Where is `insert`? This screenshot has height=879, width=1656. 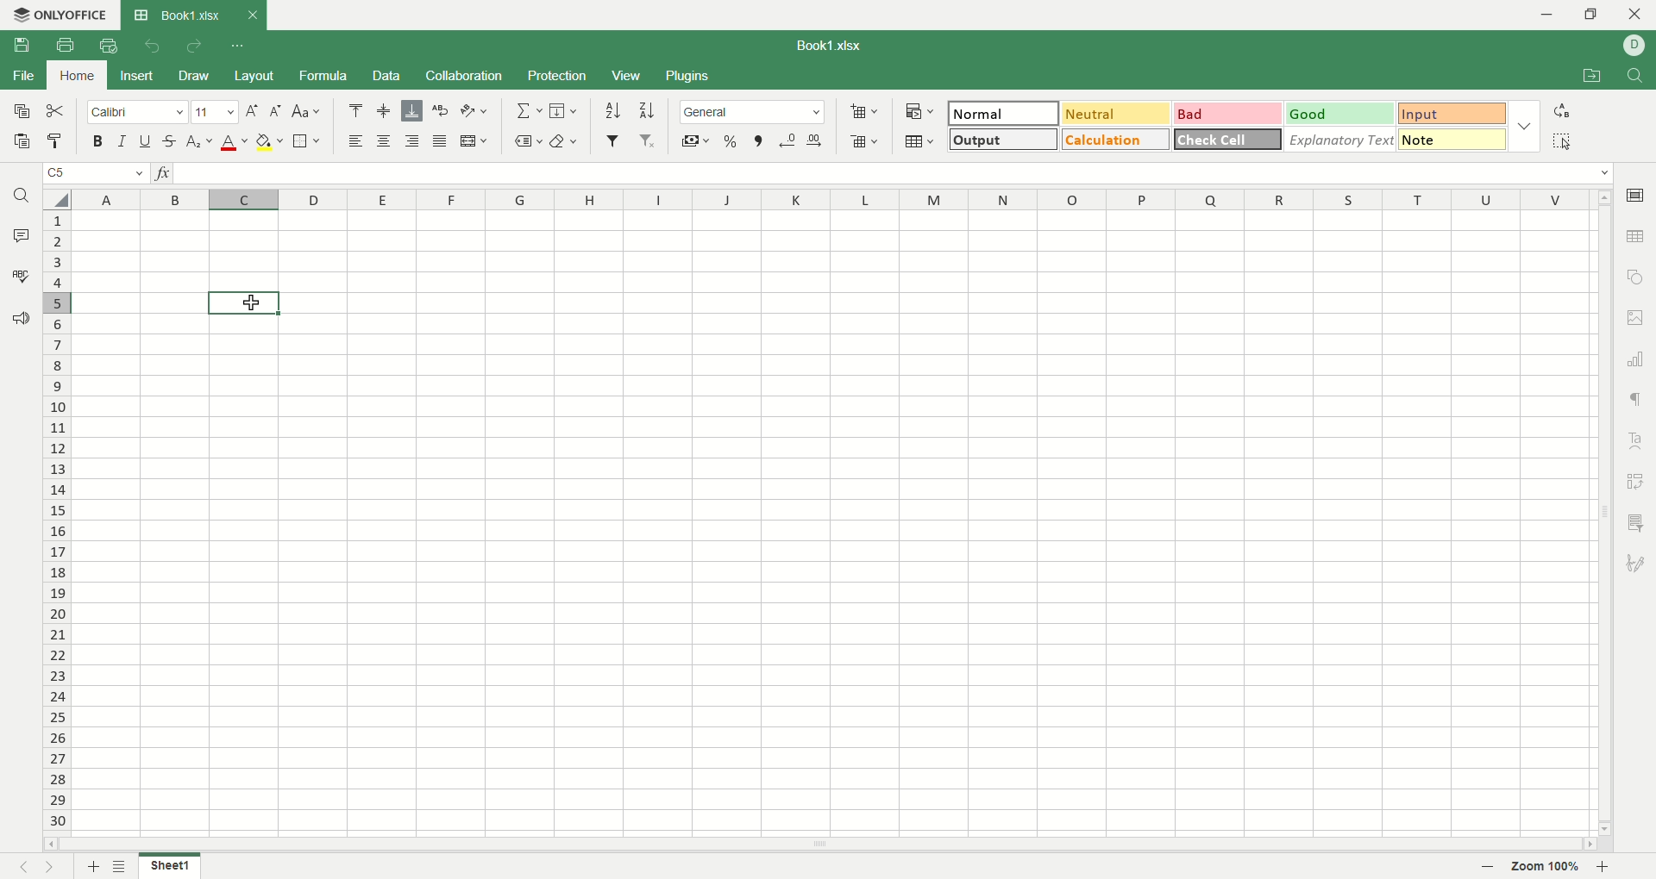 insert is located at coordinates (138, 75).